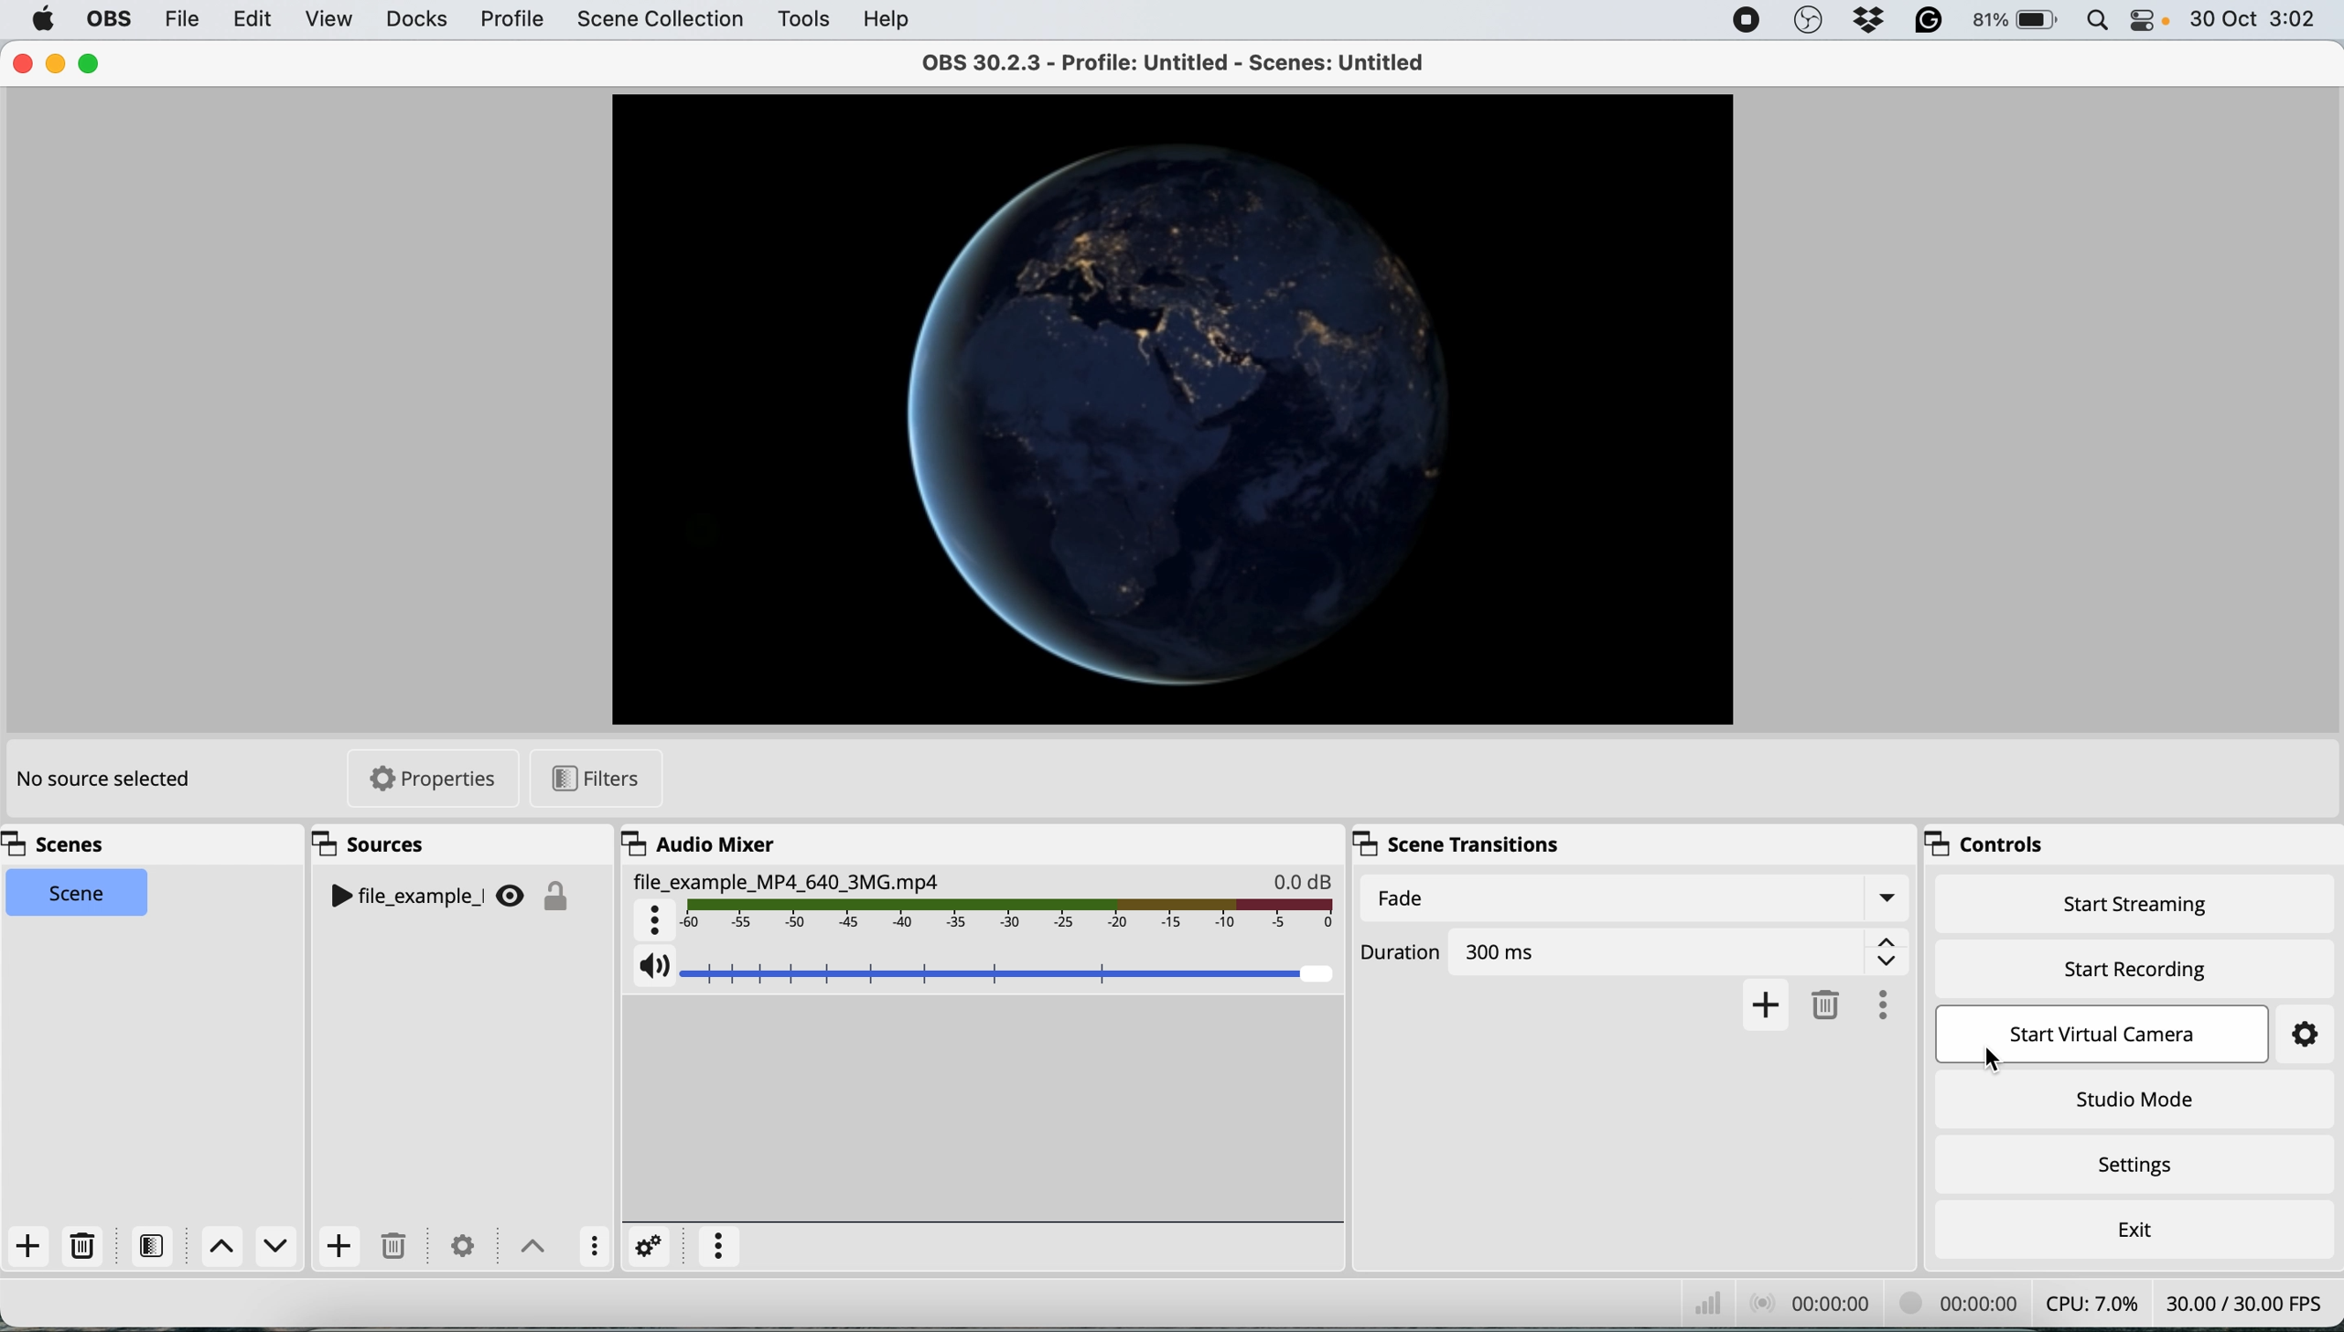  Describe the element at coordinates (1882, 1006) in the screenshot. I see `more options` at that location.